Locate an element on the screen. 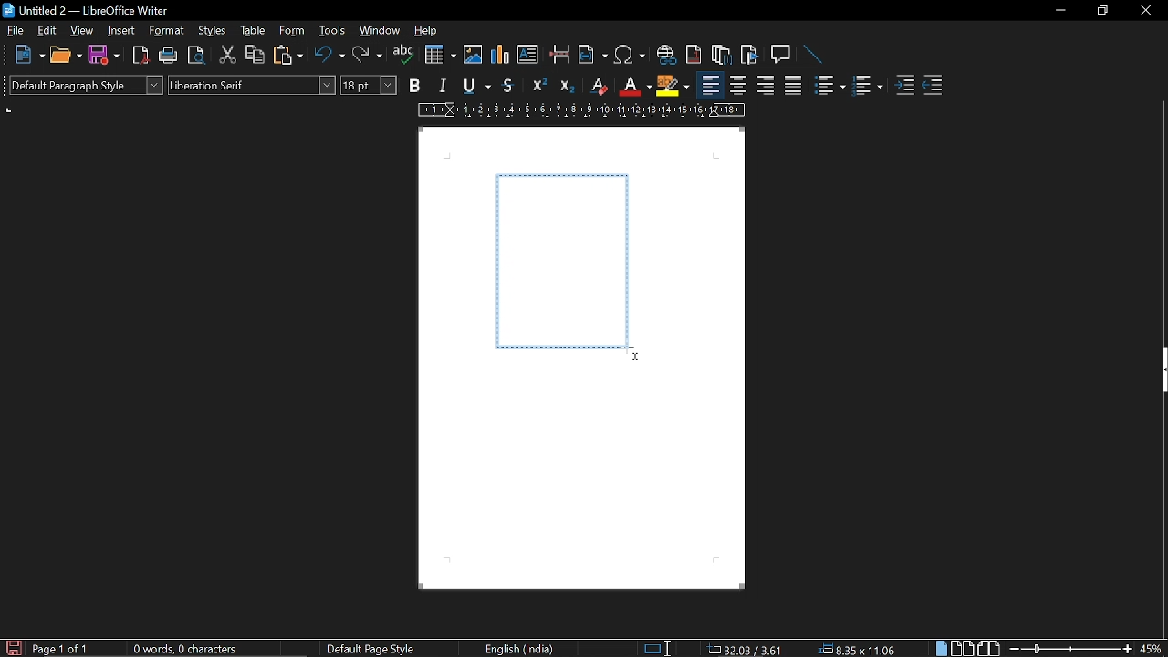 The image size is (1168, 657). align right is located at coordinates (764, 87).